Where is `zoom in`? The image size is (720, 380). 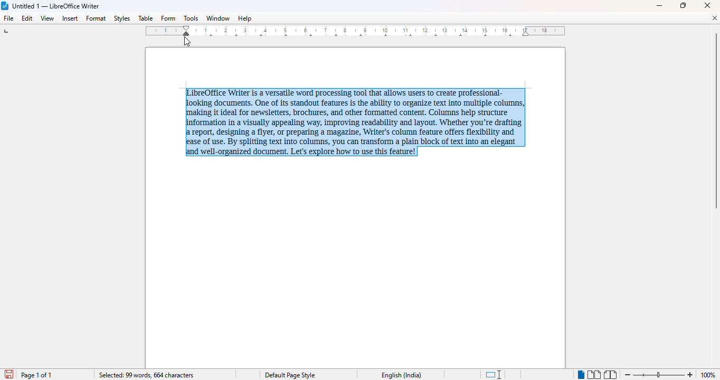 zoom in is located at coordinates (691, 375).